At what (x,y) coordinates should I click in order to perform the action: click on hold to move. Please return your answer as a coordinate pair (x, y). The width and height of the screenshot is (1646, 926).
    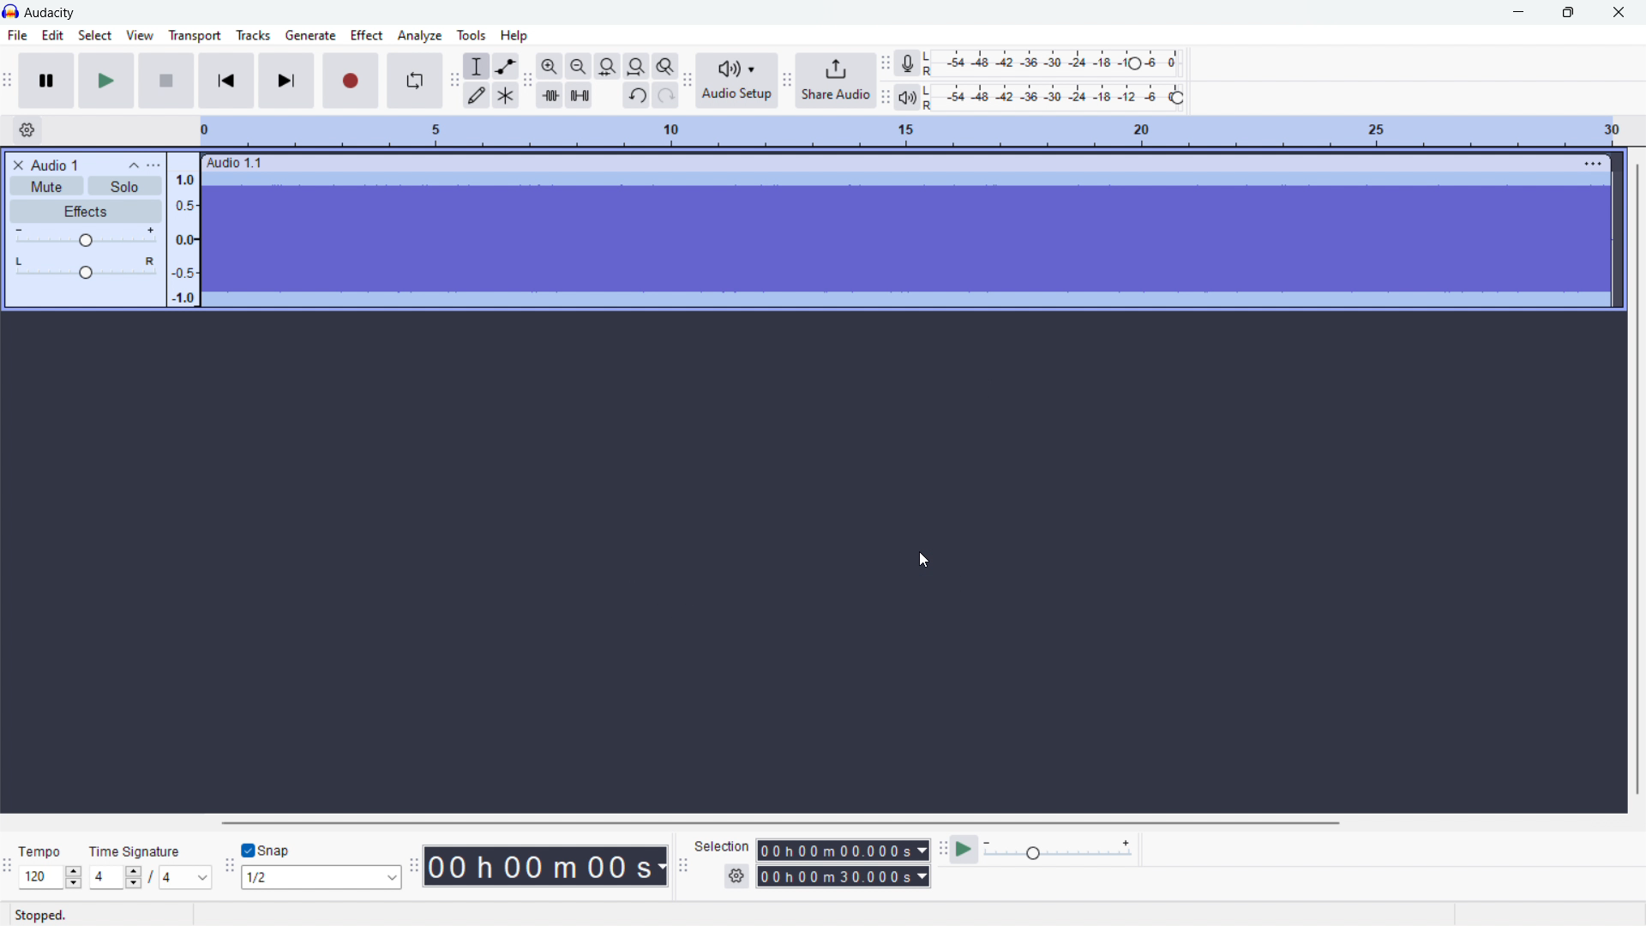
    Looking at the image, I should click on (884, 161).